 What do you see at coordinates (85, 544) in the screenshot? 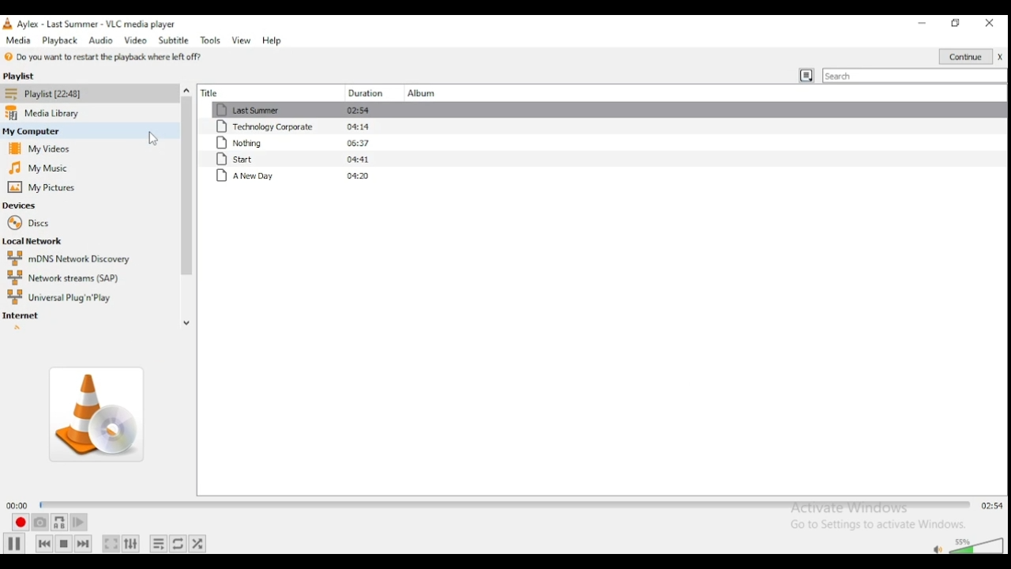
I see `next media in playlist, skips forward when held` at bounding box center [85, 544].